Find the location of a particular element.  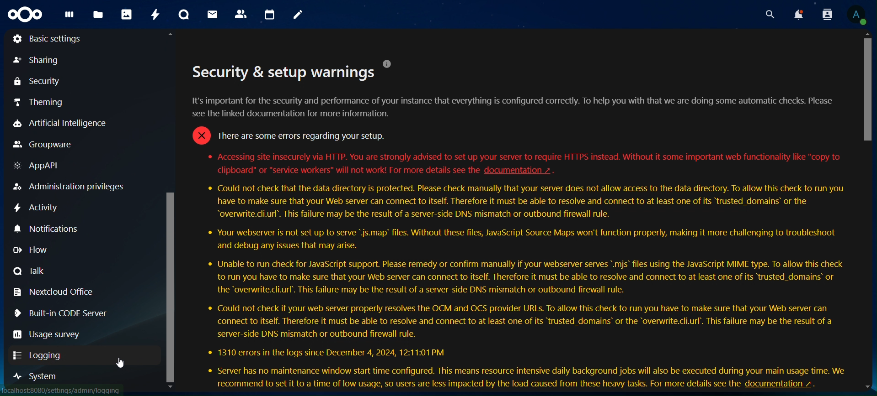

activity is located at coordinates (155, 16).